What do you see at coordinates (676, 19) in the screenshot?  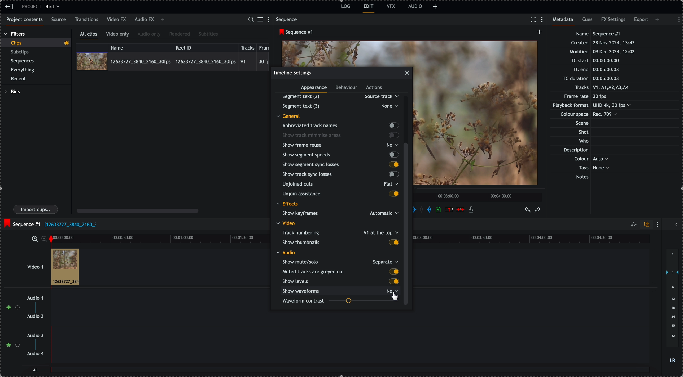 I see `show settings menu` at bounding box center [676, 19].